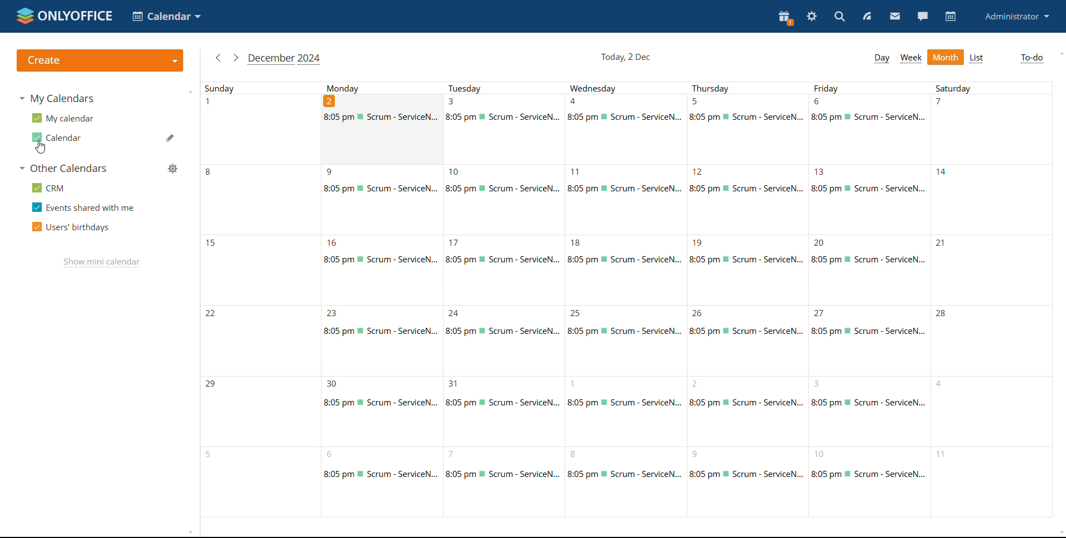  I want to click on mail, so click(894, 17).